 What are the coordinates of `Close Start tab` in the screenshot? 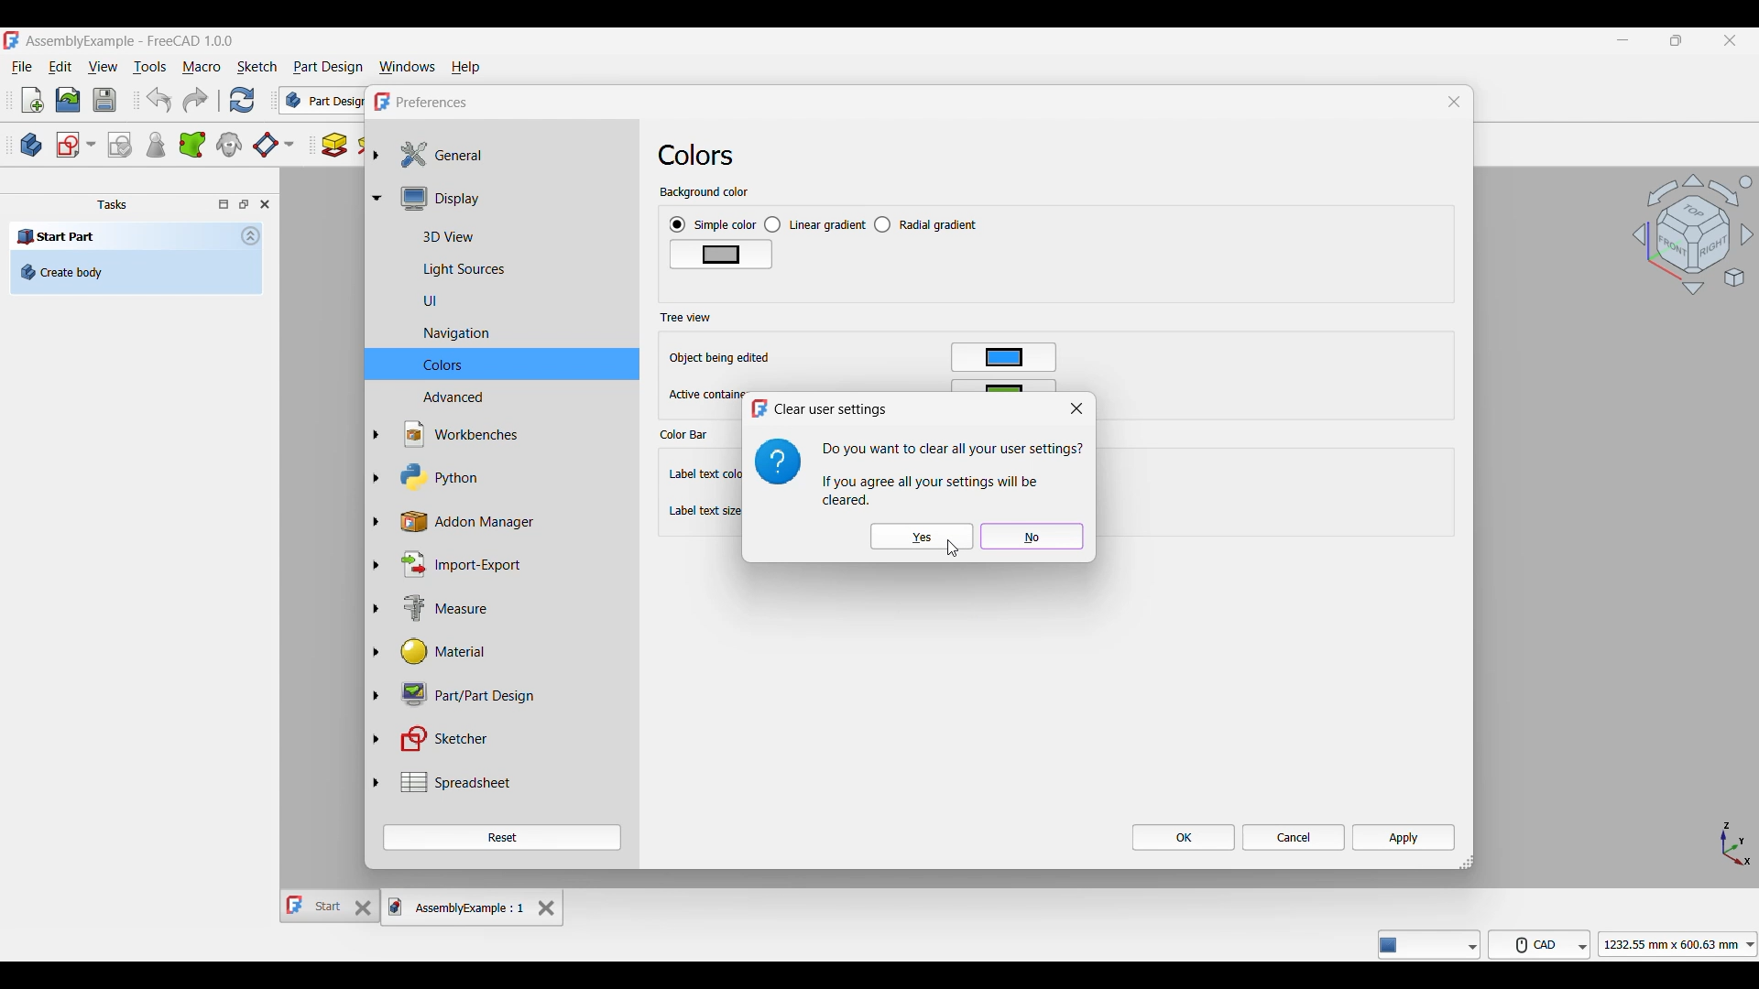 It's located at (364, 907).